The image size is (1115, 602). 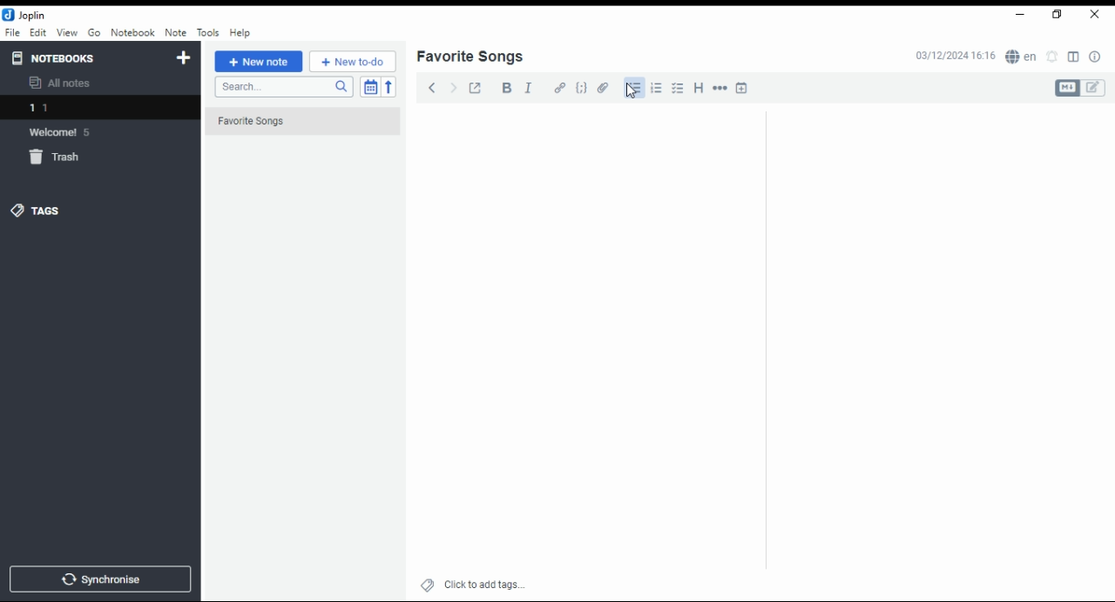 I want to click on notebooks, so click(x=84, y=57).